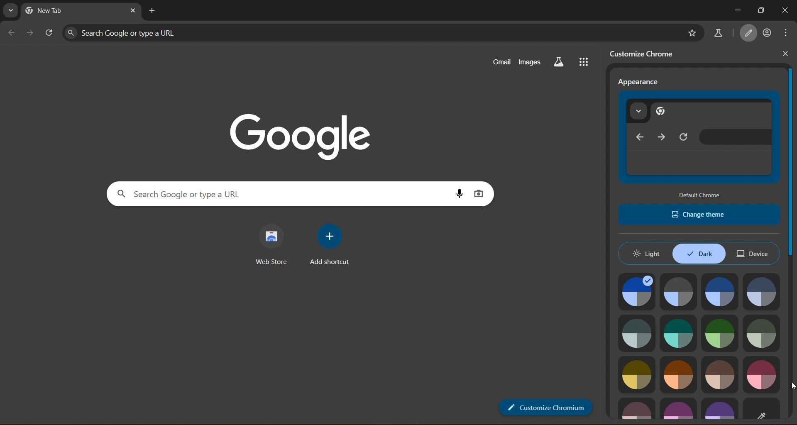  What do you see at coordinates (636, 409) in the screenshot?
I see `image` at bounding box center [636, 409].